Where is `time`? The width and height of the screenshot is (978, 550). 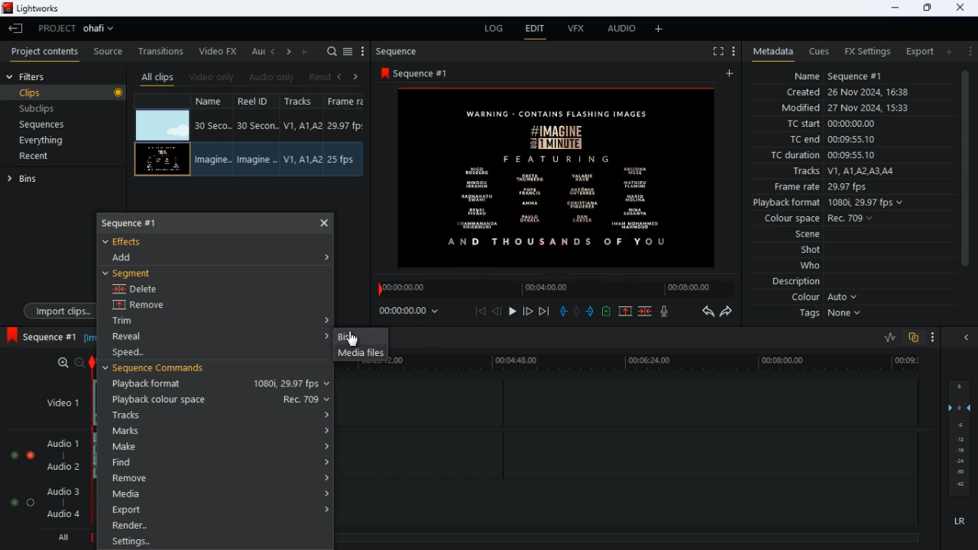
time is located at coordinates (412, 312).